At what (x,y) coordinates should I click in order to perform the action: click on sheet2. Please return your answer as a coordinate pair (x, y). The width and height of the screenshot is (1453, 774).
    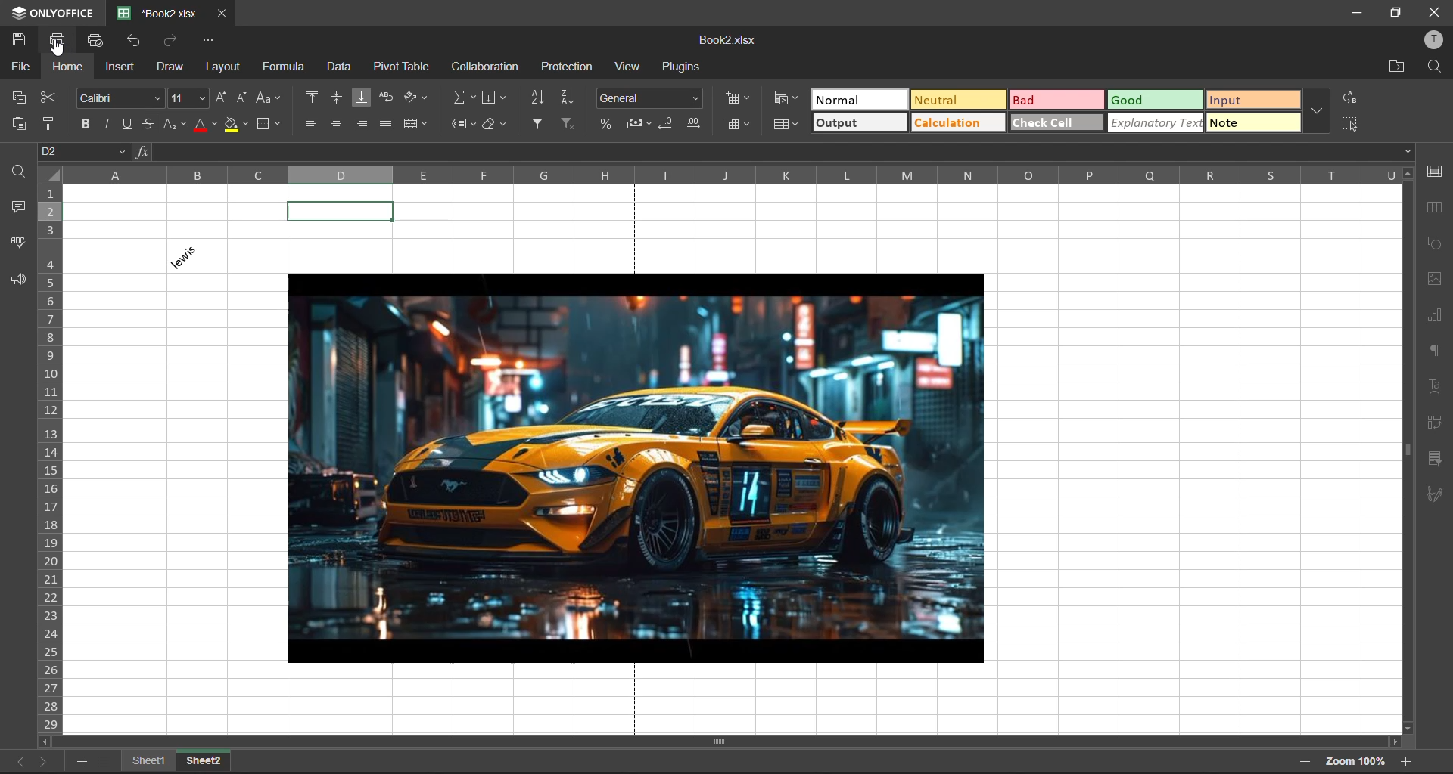
    Looking at the image, I should click on (204, 760).